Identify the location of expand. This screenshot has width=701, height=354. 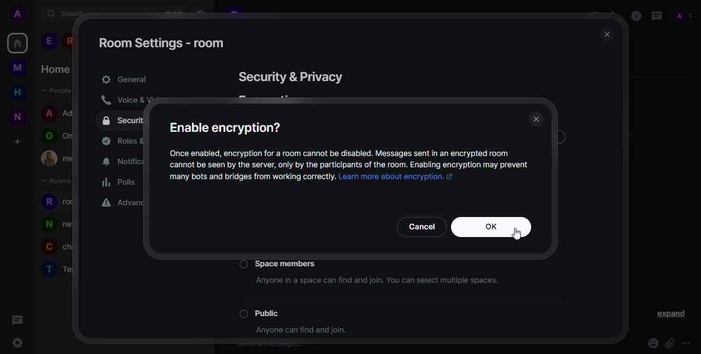
(672, 314).